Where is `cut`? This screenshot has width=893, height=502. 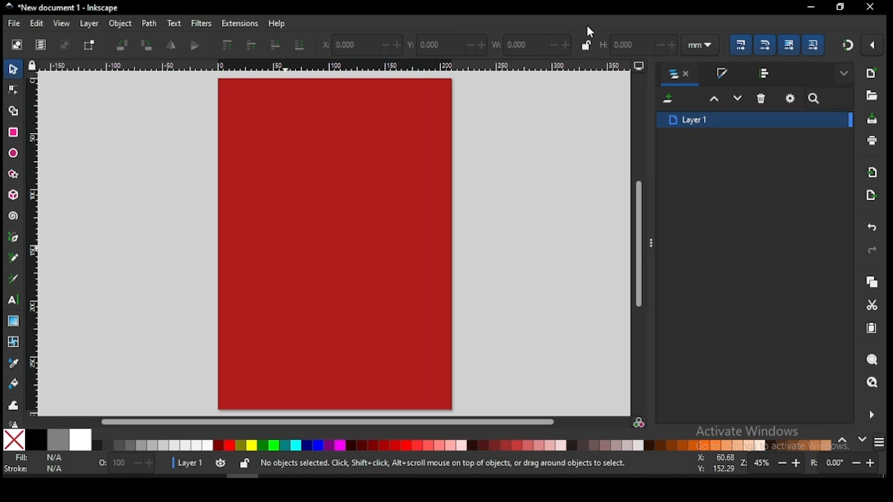
cut is located at coordinates (872, 305).